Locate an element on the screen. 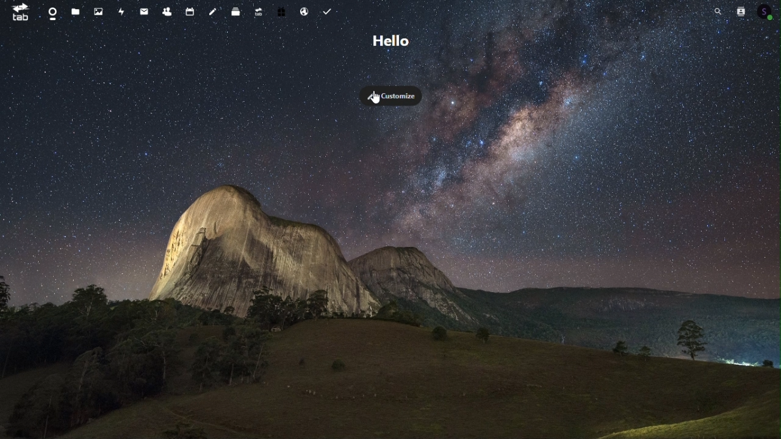 This screenshot has width=781, height=439. Email hosting is located at coordinates (304, 11).